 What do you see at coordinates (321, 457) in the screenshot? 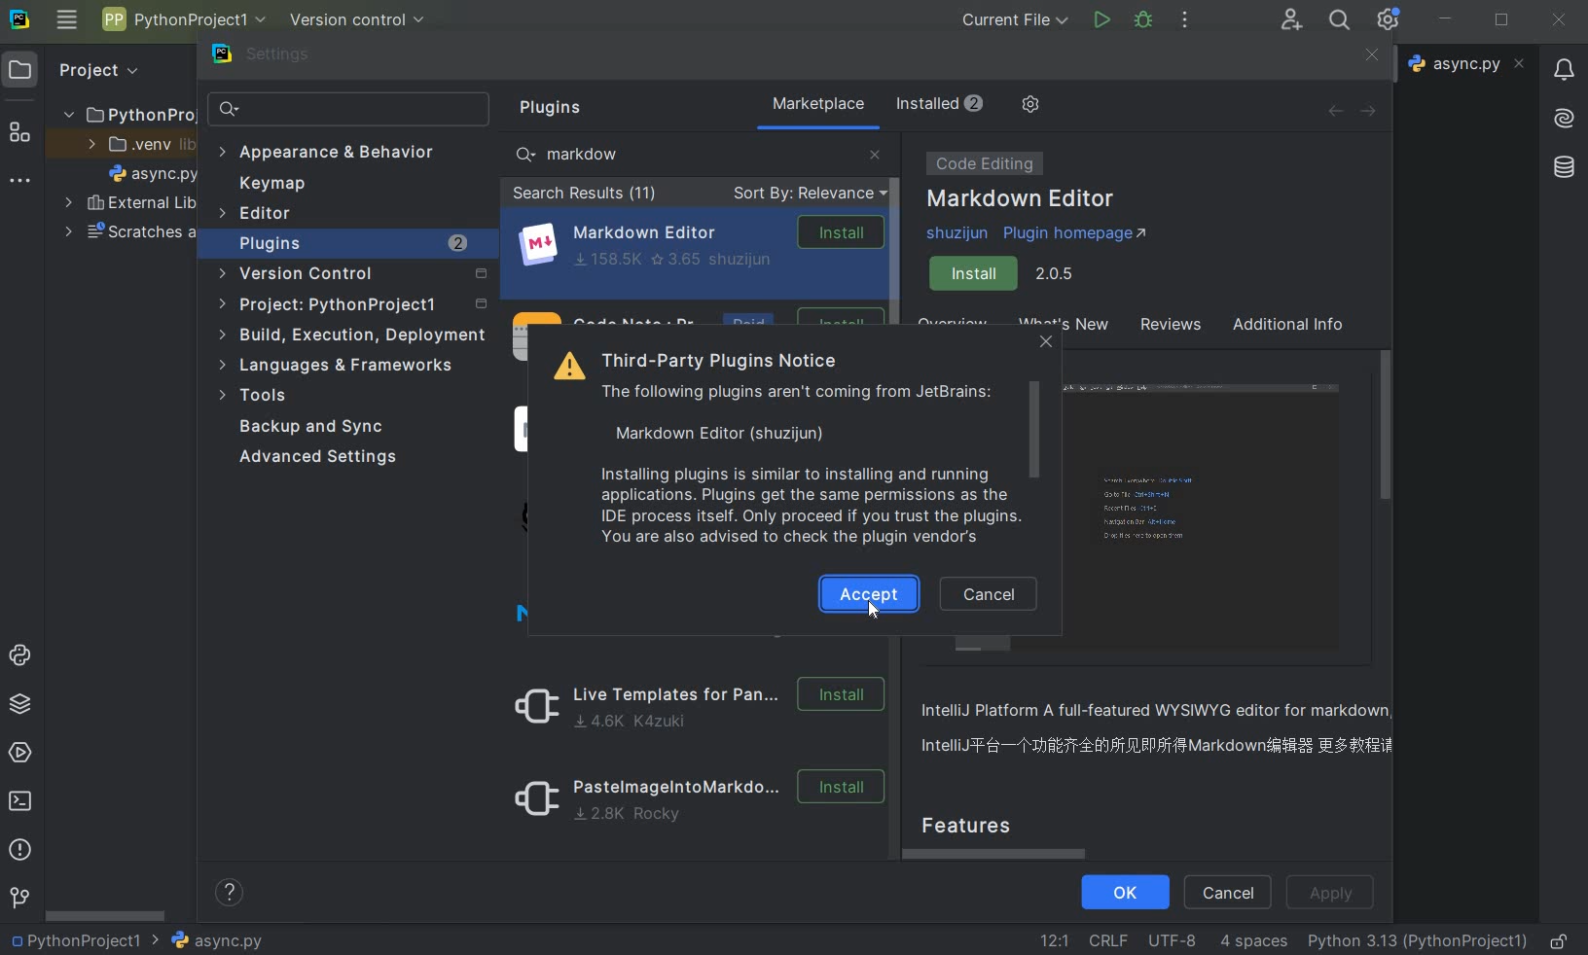
I see `advanced settings` at bounding box center [321, 457].